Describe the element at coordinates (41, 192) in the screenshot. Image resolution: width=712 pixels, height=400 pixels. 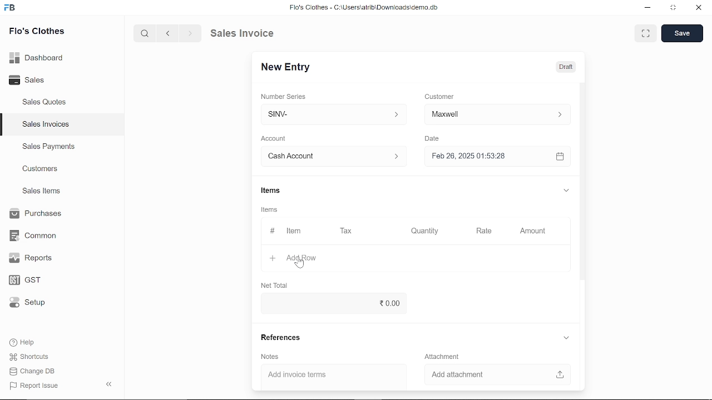
I see `Sales Items` at that location.